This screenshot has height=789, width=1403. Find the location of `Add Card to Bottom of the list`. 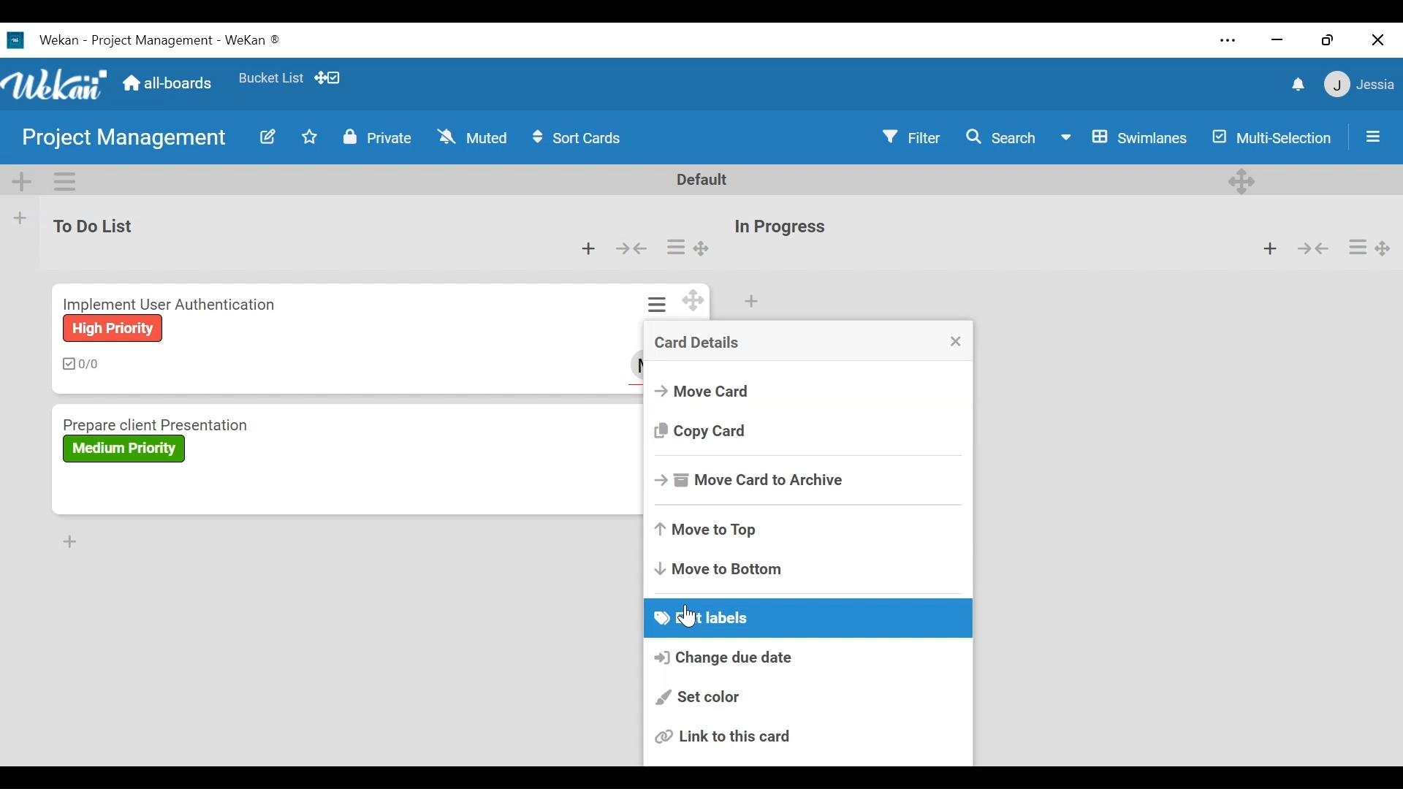

Add Card to Bottom of the list is located at coordinates (72, 541).